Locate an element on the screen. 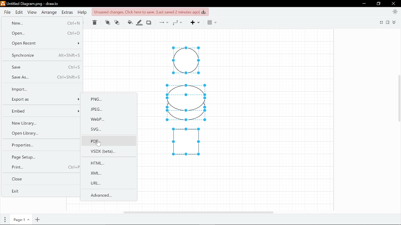 Image resolution: width=401 pixels, height=225 pixels. Add  is located at coordinates (194, 22).